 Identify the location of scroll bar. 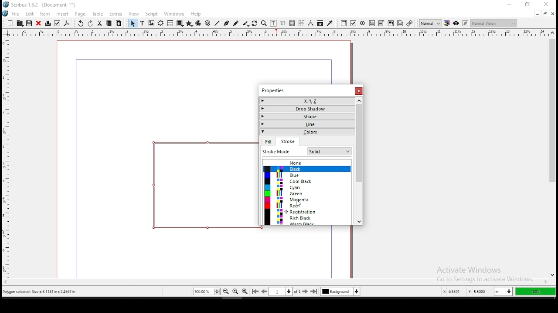
(276, 283).